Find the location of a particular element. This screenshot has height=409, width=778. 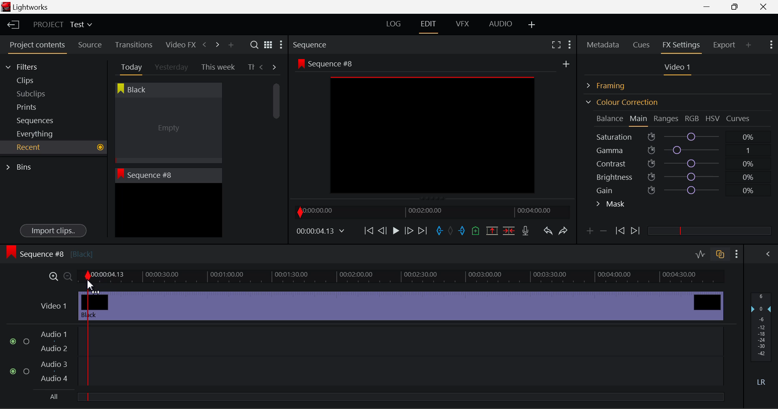

Delete keyframe is located at coordinates (603, 232).